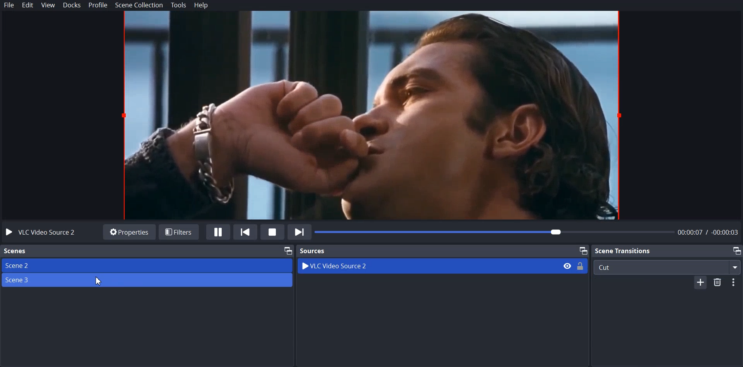  I want to click on Properties, so click(129, 232).